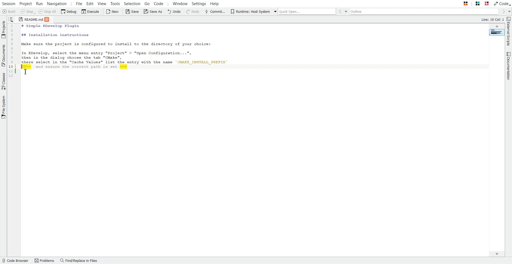 The width and height of the screenshot is (512, 264). Describe the element at coordinates (426, 11) in the screenshot. I see `Outline` at that location.